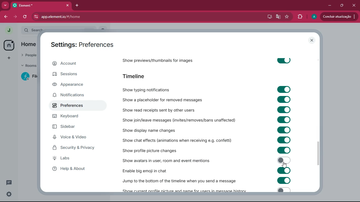 The width and height of the screenshot is (360, 202). Describe the element at coordinates (74, 128) in the screenshot. I see `sidebar` at that location.